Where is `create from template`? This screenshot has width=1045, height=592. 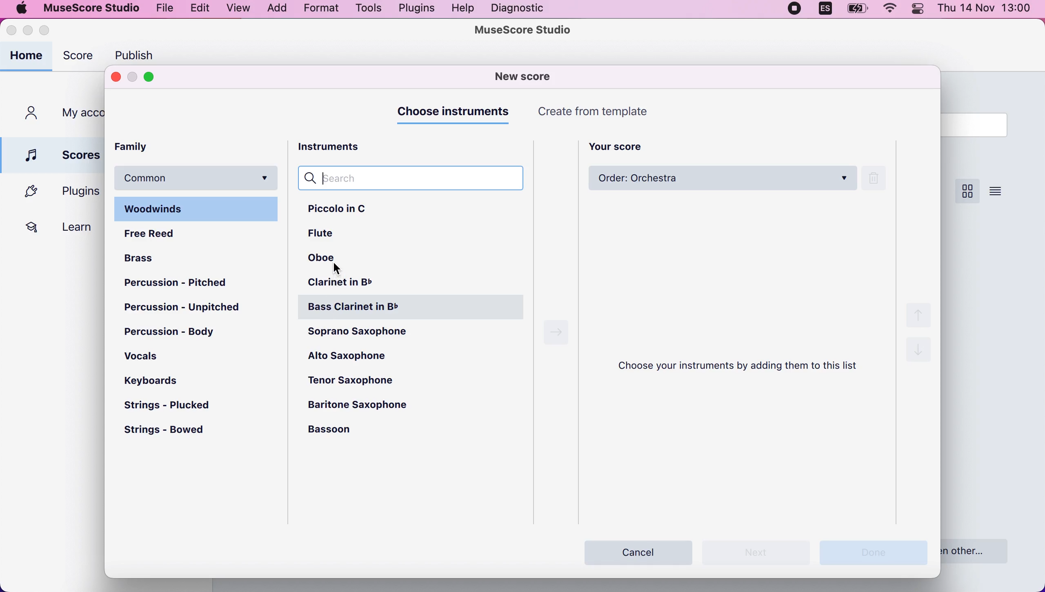 create from template is located at coordinates (600, 113).